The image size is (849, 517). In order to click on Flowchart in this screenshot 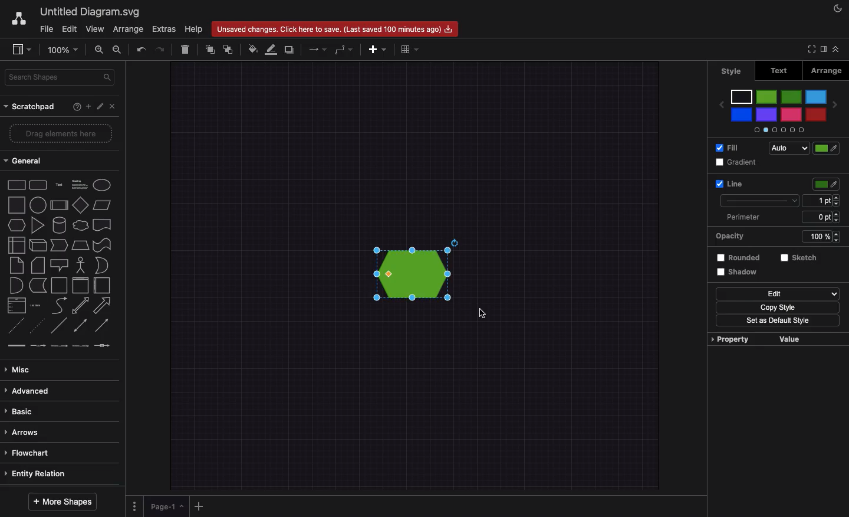, I will do `click(29, 454)`.